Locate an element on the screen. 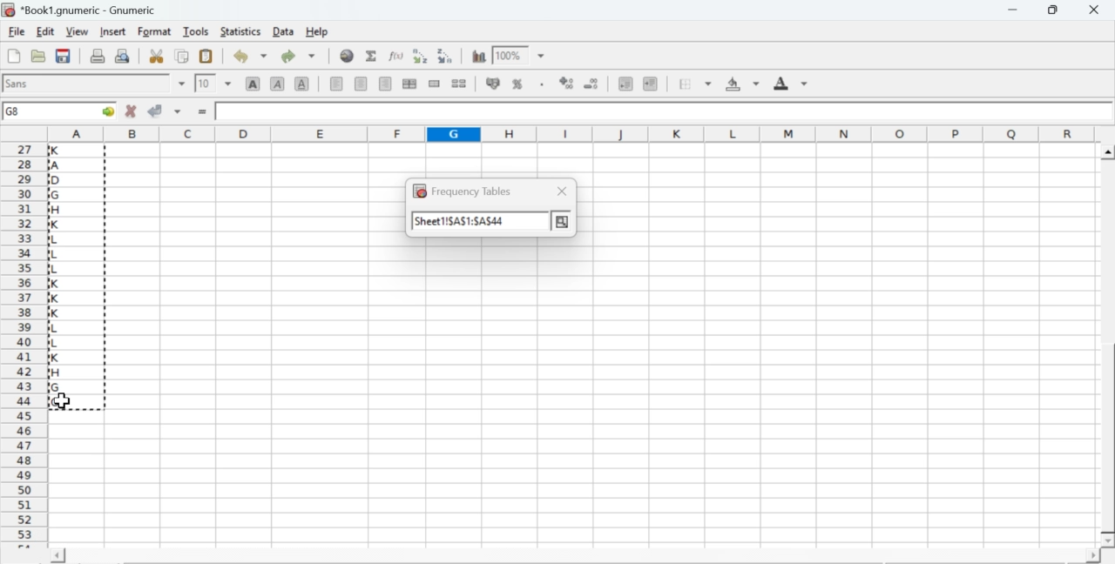 The width and height of the screenshot is (1115, 564). increase indent is located at coordinates (650, 84).